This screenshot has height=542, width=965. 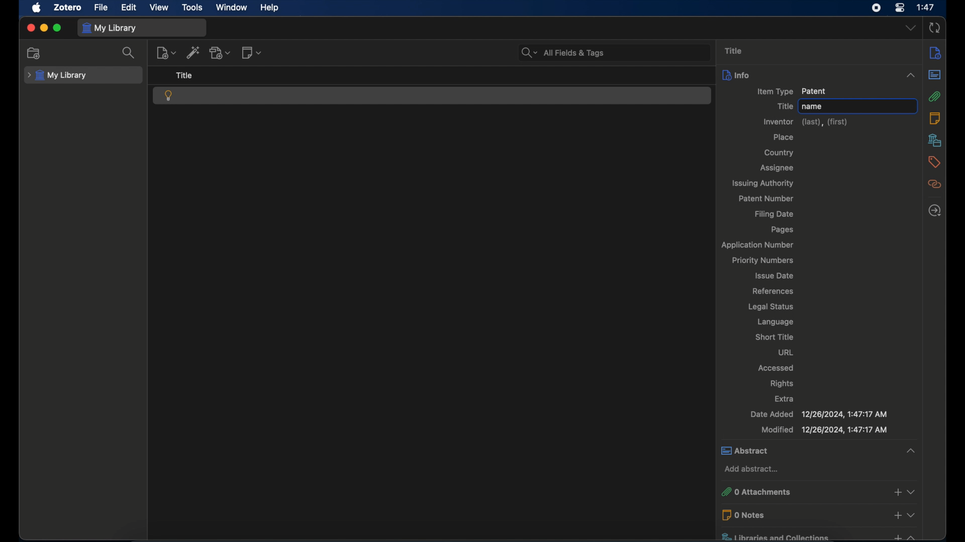 What do you see at coordinates (785, 106) in the screenshot?
I see `title` at bounding box center [785, 106].